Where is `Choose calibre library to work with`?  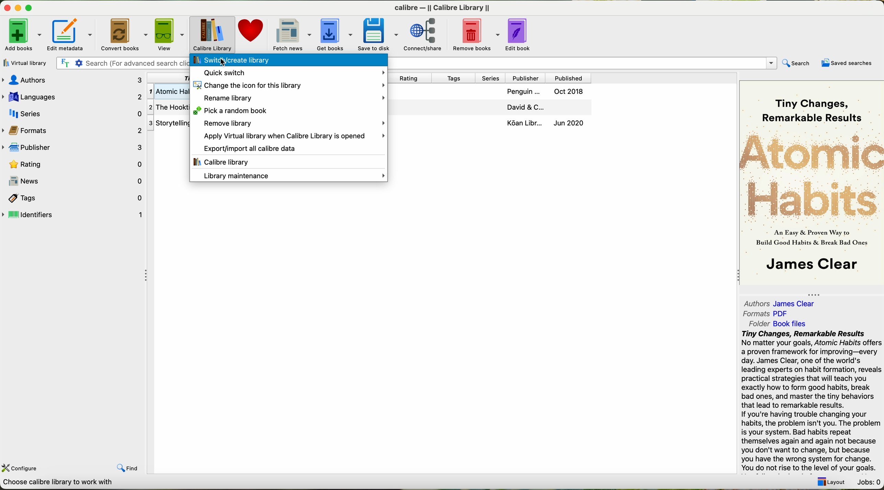 Choose calibre library to work with is located at coordinates (60, 482).